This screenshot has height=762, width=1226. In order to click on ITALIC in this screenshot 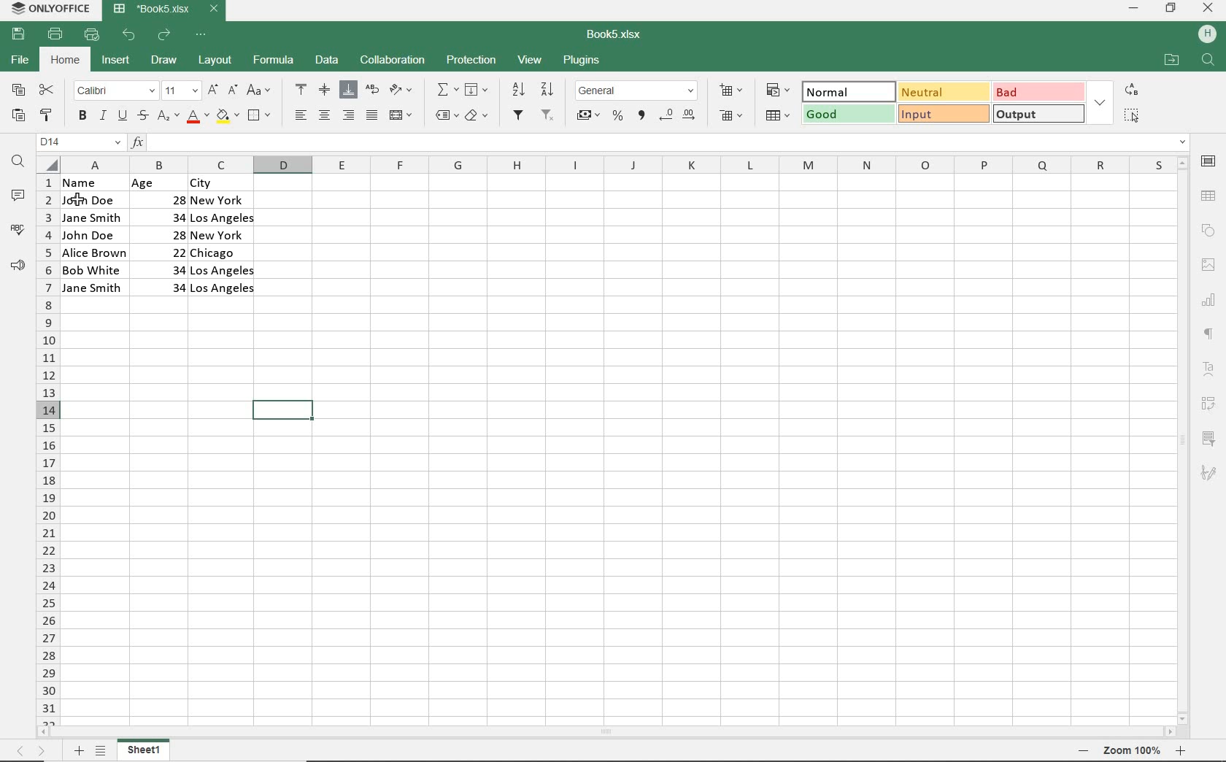, I will do `click(102, 115)`.